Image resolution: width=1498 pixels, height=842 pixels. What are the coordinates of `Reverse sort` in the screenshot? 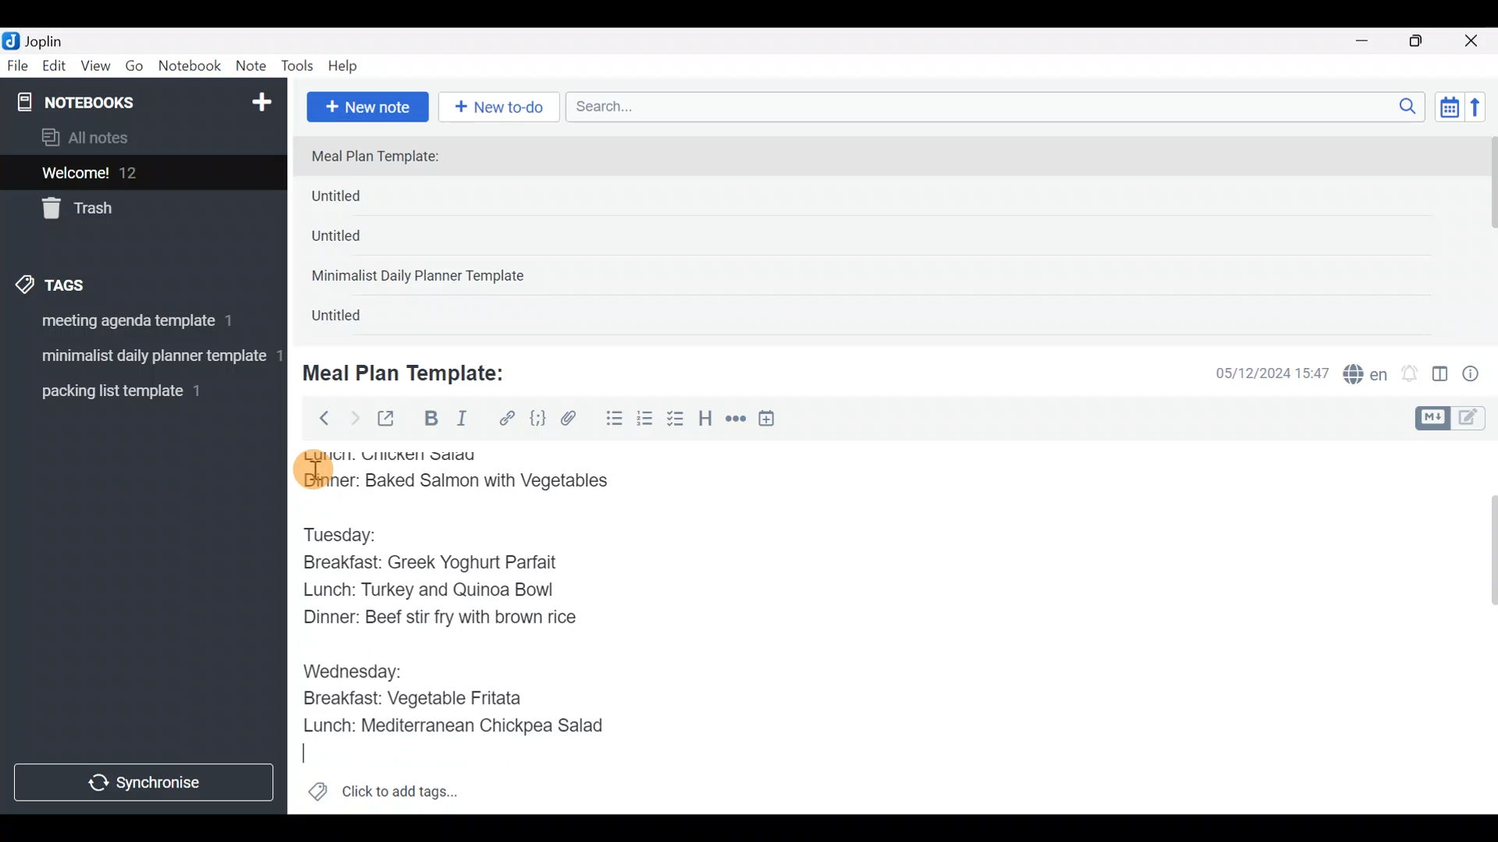 It's located at (1483, 111).